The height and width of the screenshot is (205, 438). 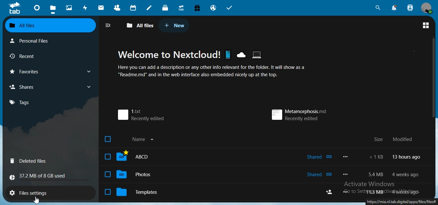 I want to click on text, so click(x=43, y=176).